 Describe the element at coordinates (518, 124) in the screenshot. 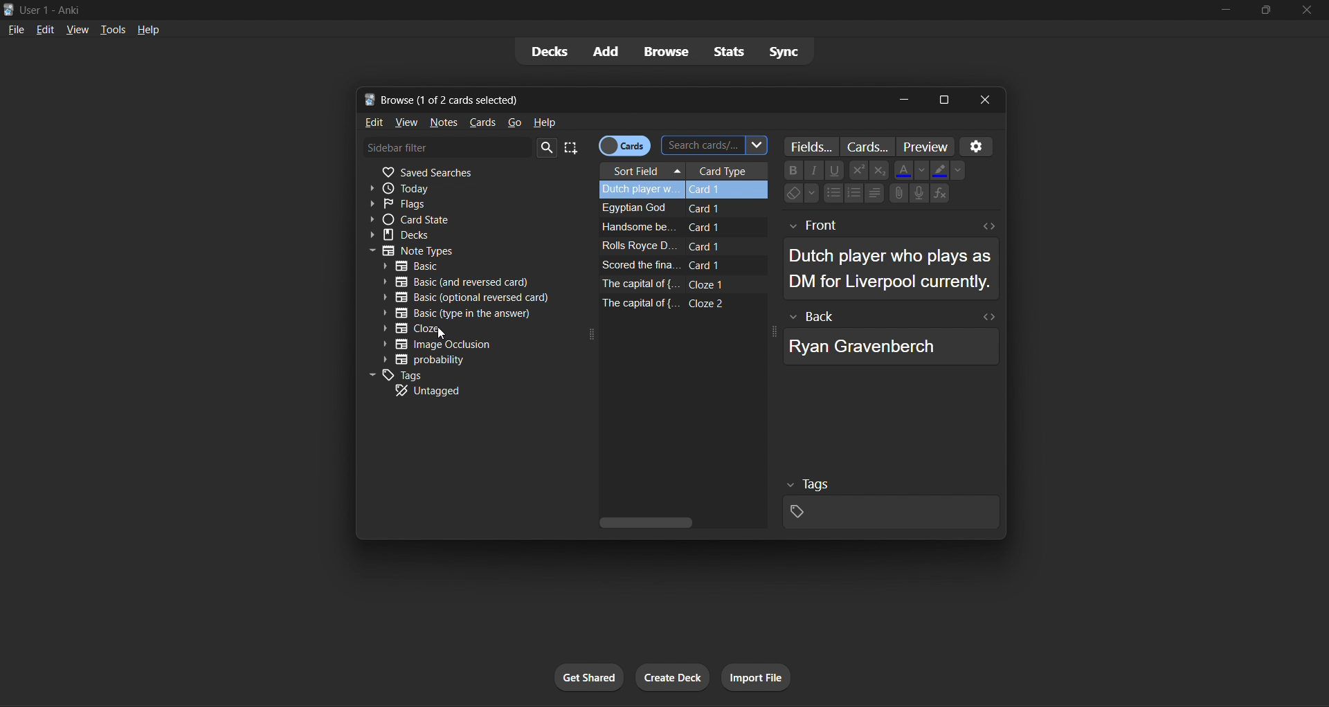

I see `go` at that location.